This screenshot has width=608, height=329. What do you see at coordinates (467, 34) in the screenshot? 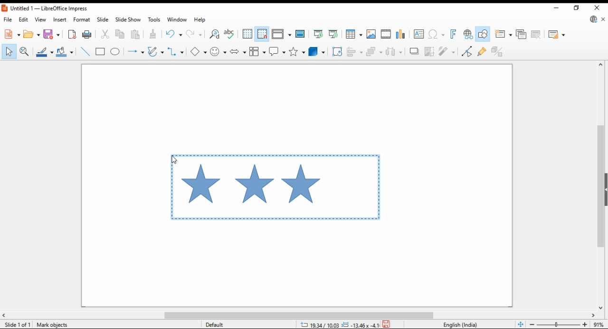
I see `insert hyperlink` at bounding box center [467, 34].